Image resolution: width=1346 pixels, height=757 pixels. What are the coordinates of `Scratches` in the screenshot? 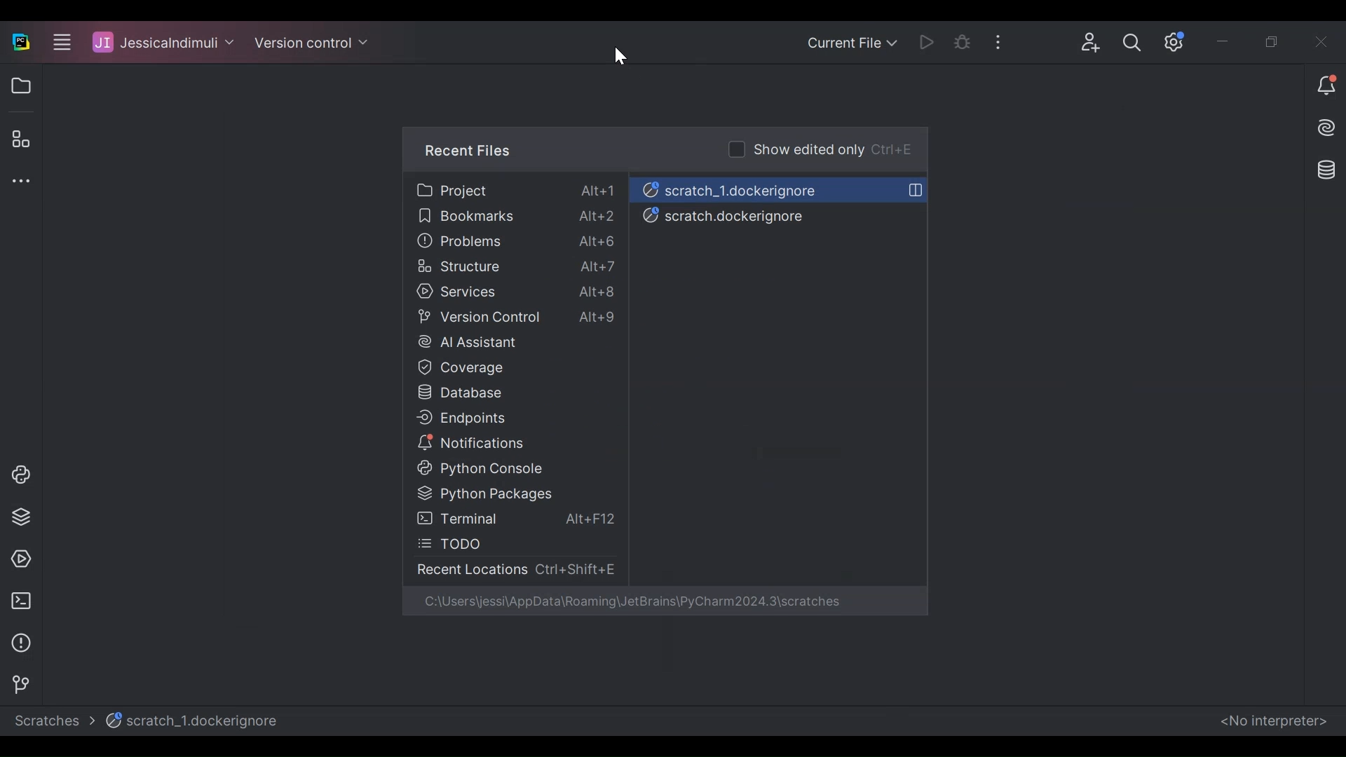 It's located at (55, 719).